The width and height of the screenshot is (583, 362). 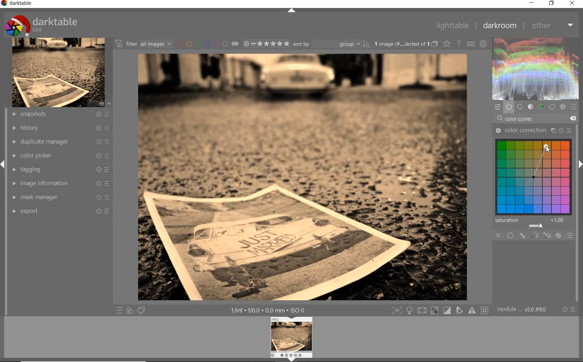 I want to click on color picker, so click(x=61, y=156).